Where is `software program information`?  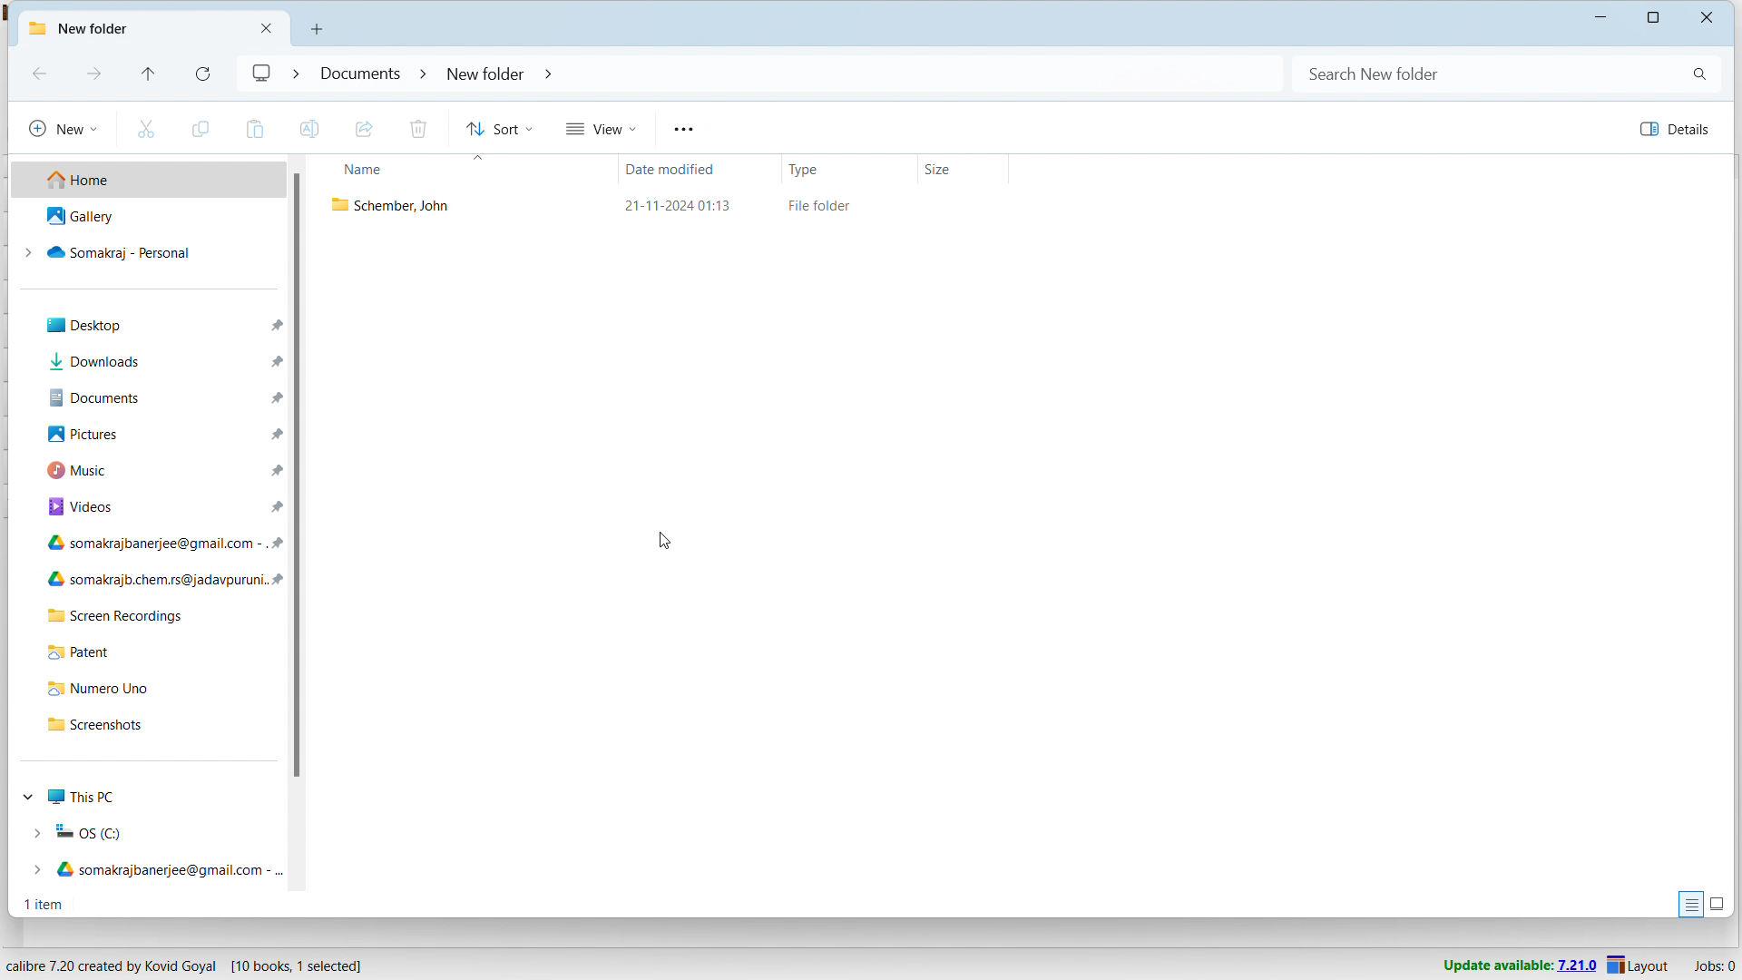 software program information is located at coordinates (193, 967).